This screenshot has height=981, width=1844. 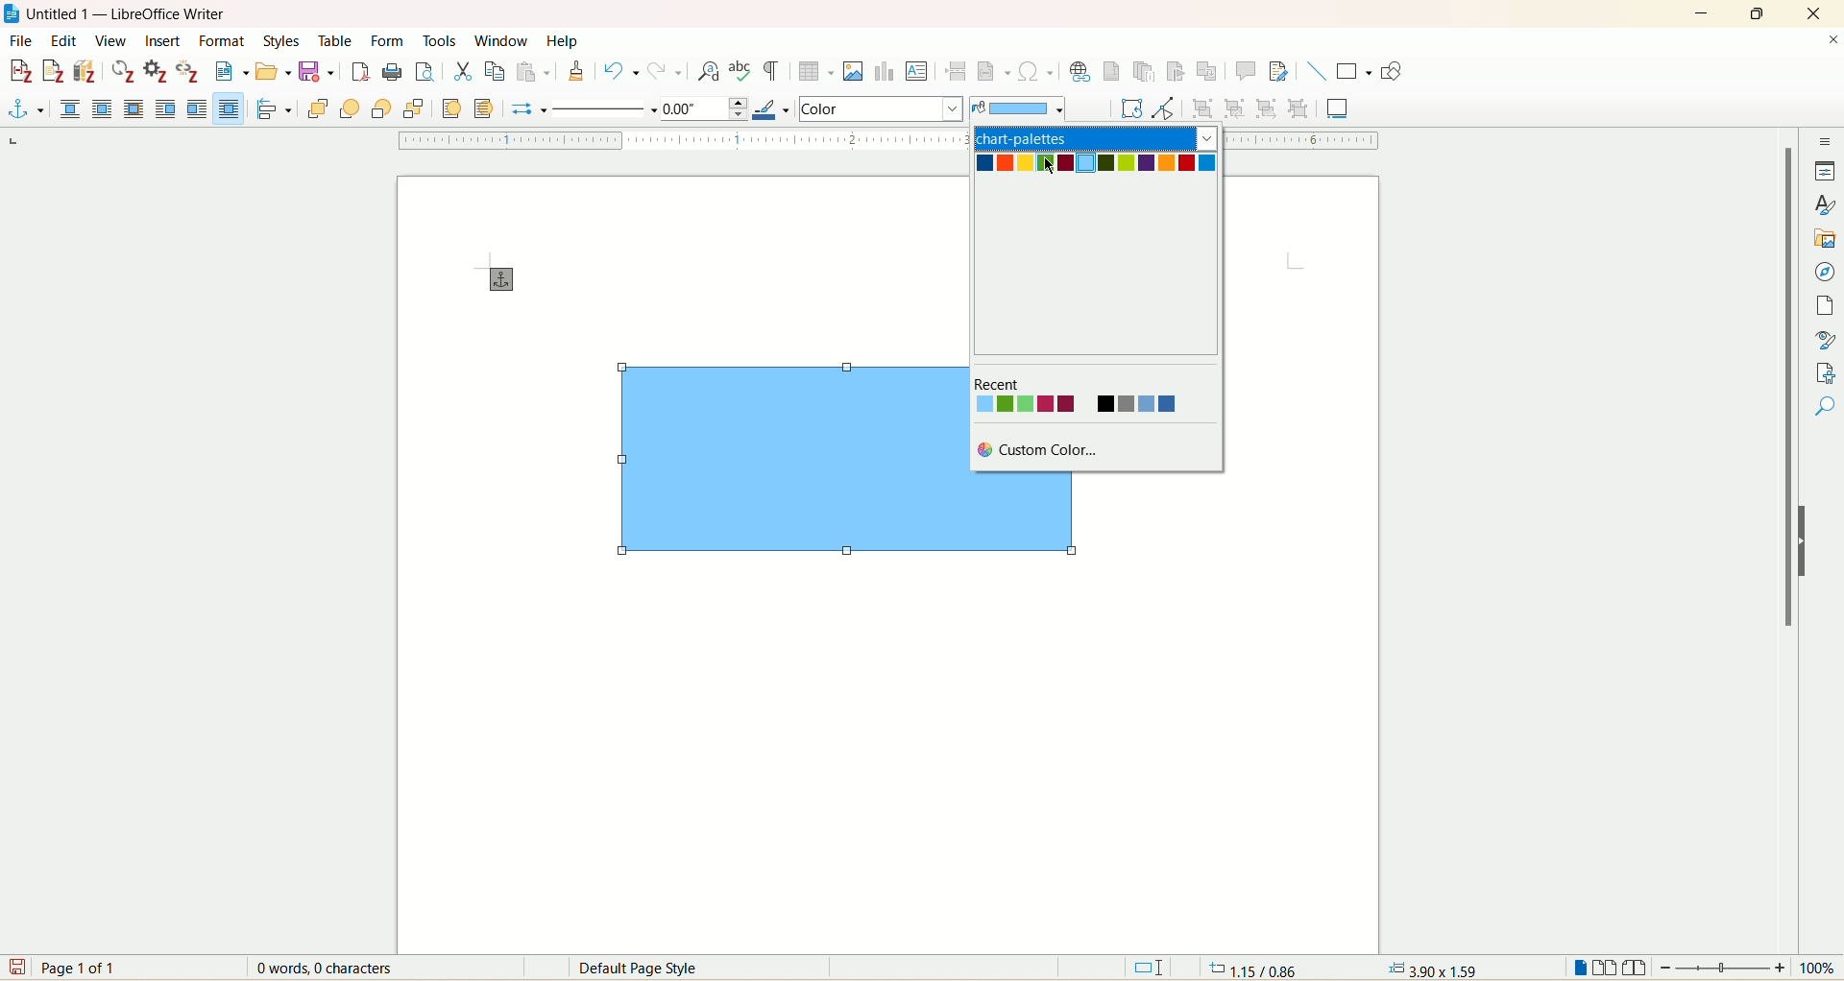 What do you see at coordinates (72, 108) in the screenshot?
I see `none` at bounding box center [72, 108].